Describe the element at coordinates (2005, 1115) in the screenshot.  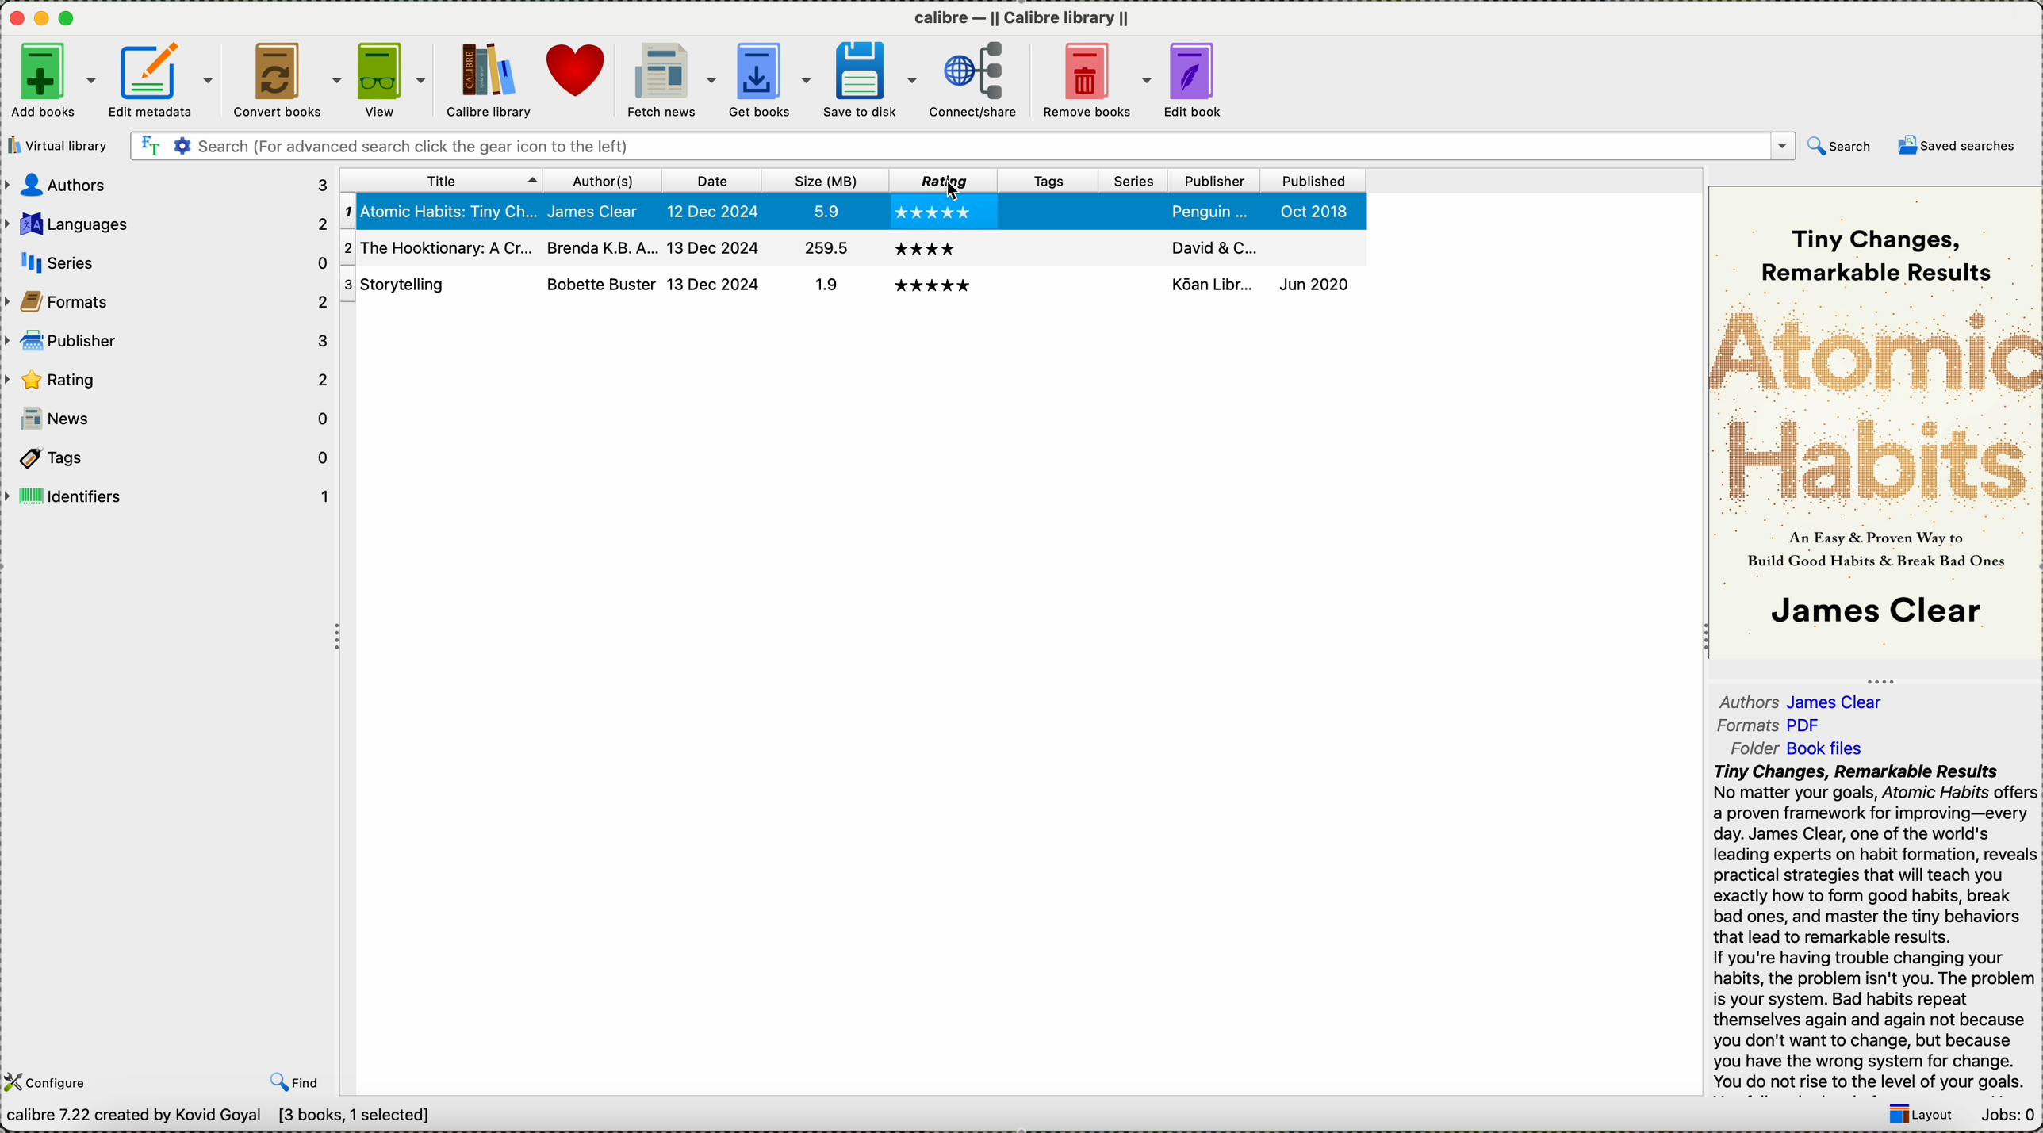
I see `Jobs: 0` at that location.